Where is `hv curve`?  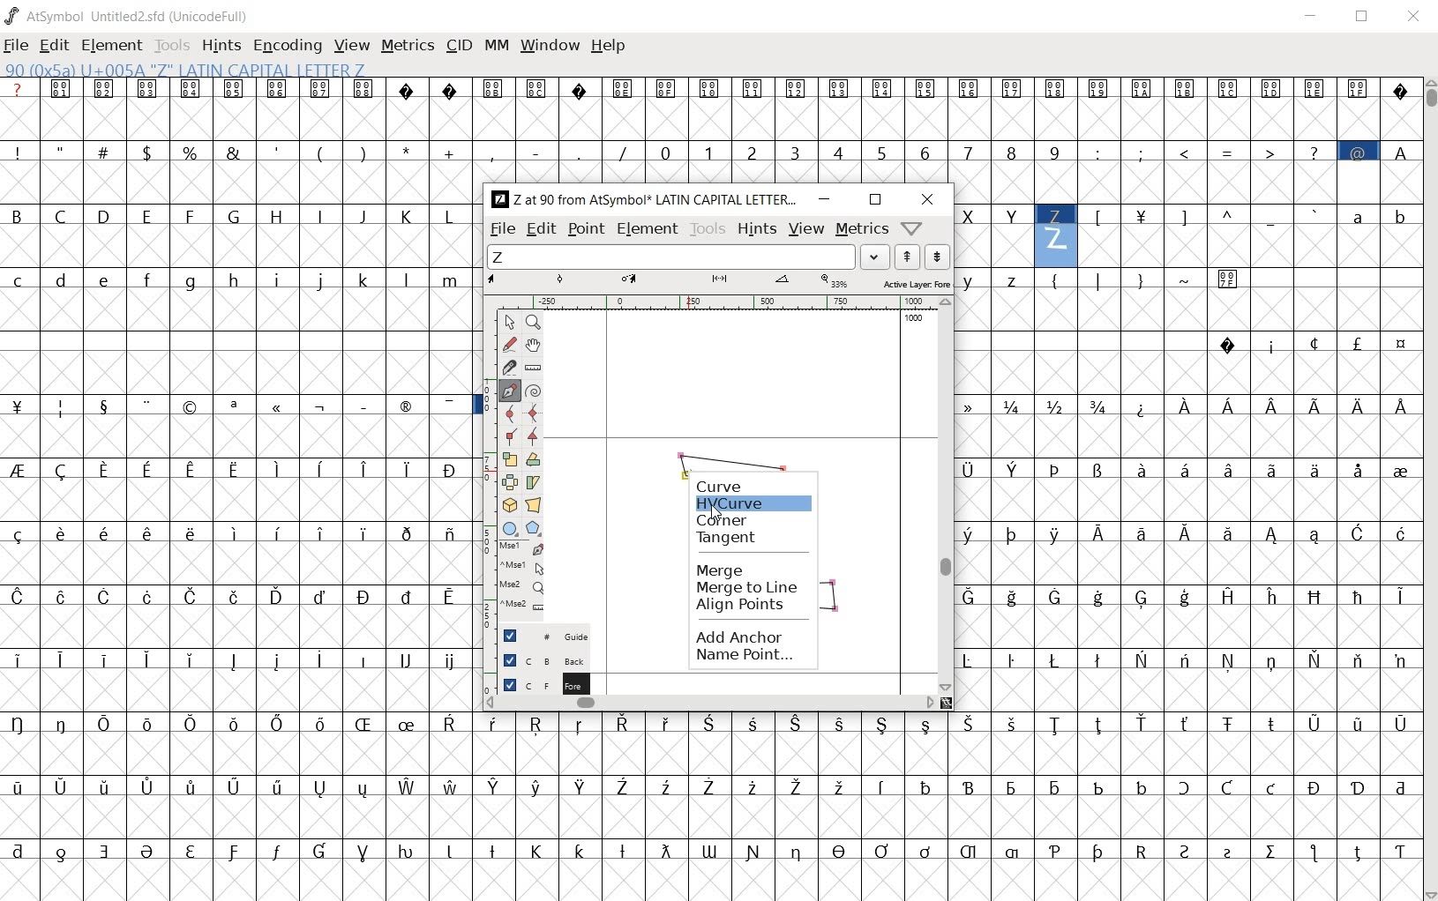 hv curve is located at coordinates (753, 503).